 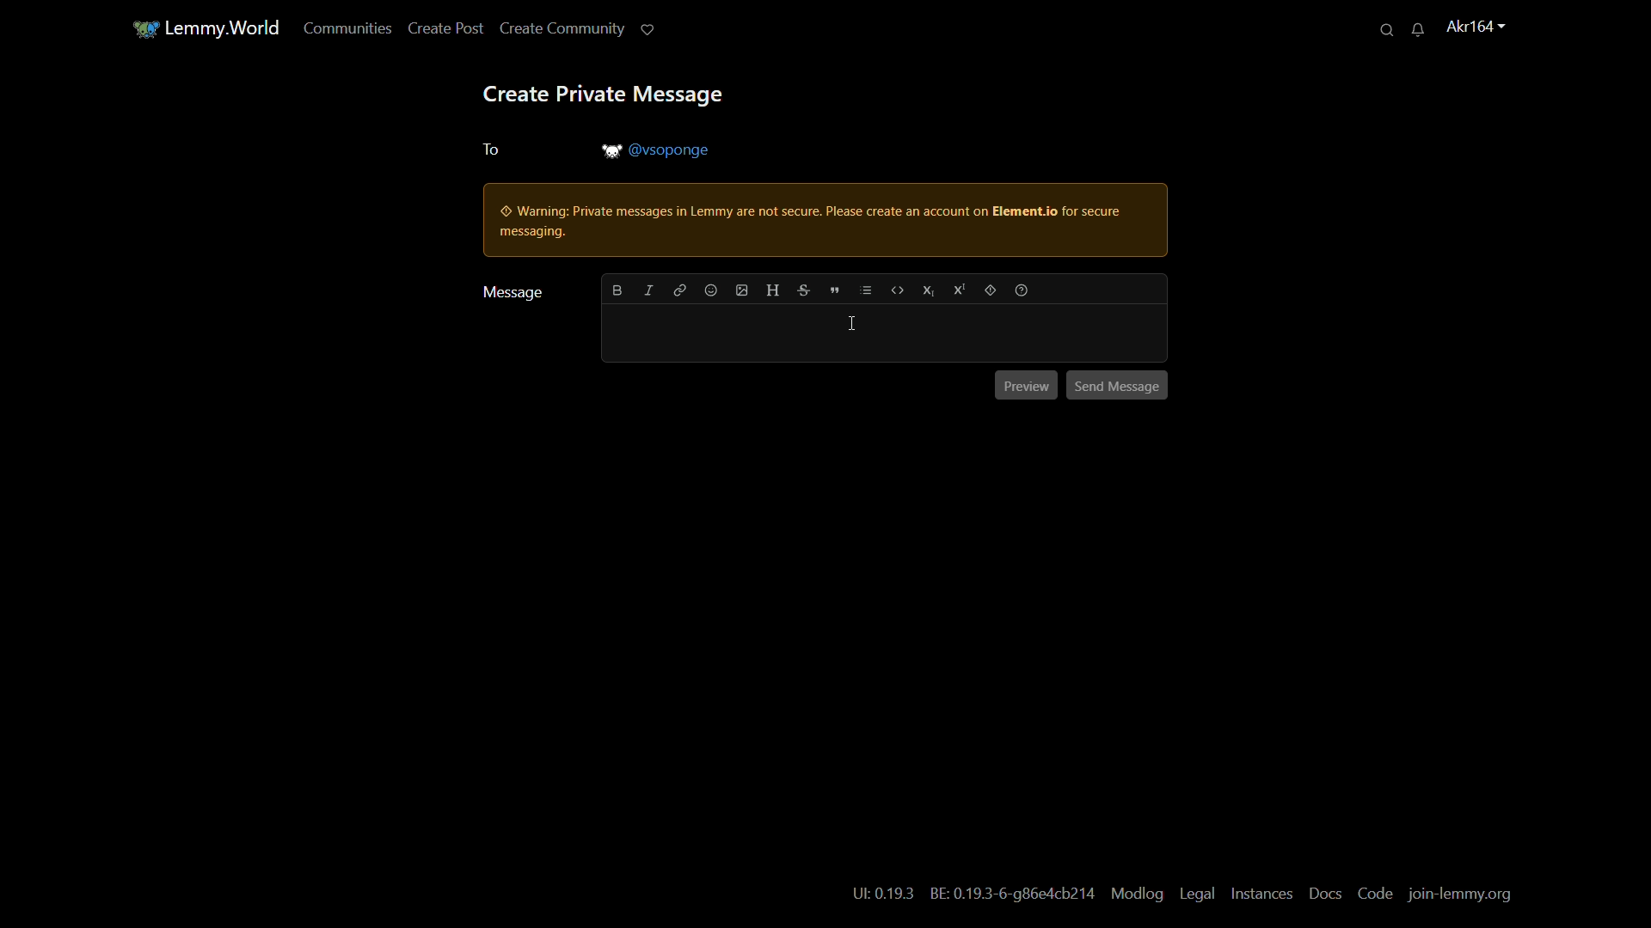 What do you see at coordinates (1378, 28) in the screenshot?
I see `search` at bounding box center [1378, 28].